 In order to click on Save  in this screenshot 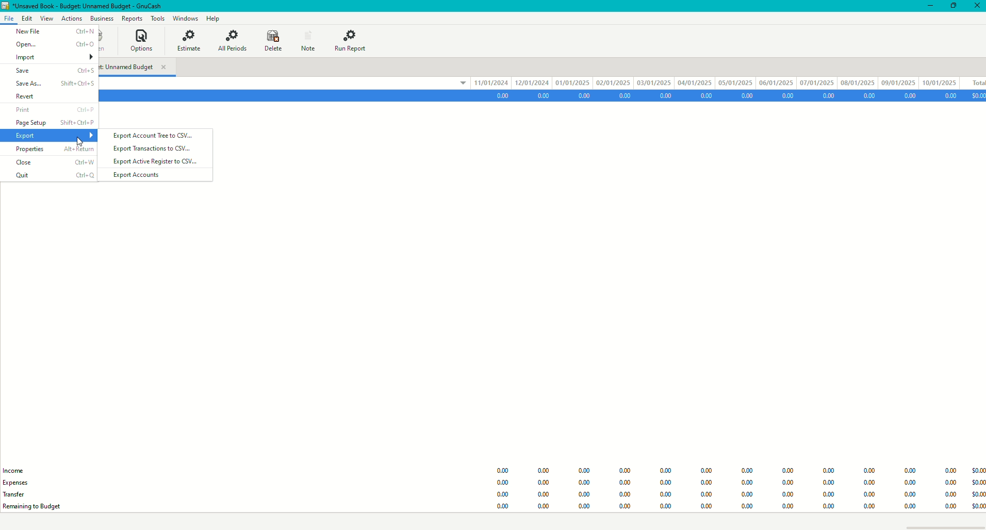, I will do `click(53, 71)`.